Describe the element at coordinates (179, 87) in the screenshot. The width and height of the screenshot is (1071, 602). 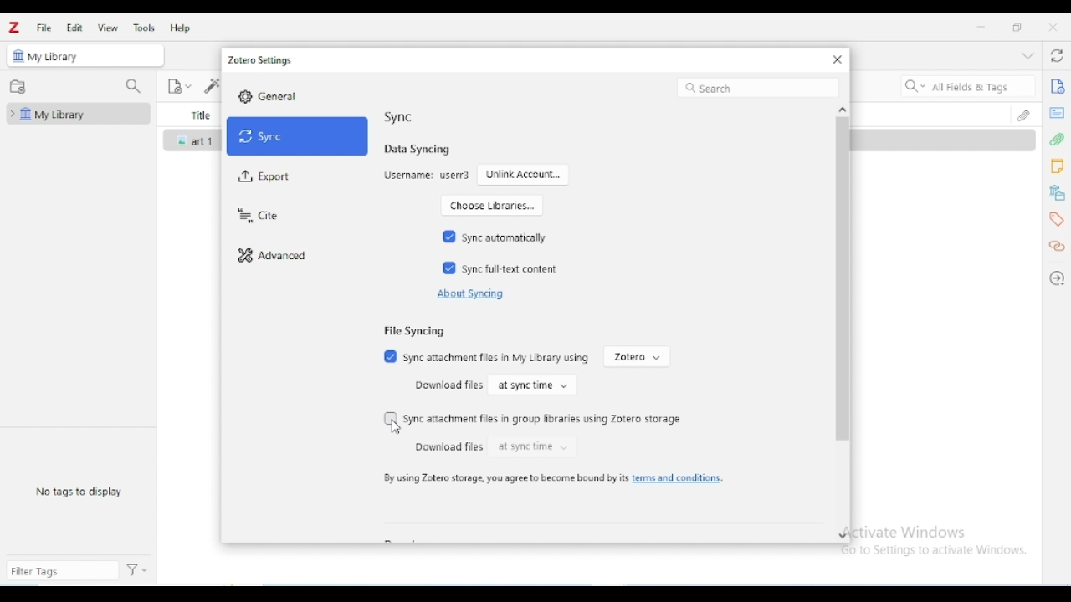
I see `new item` at that location.